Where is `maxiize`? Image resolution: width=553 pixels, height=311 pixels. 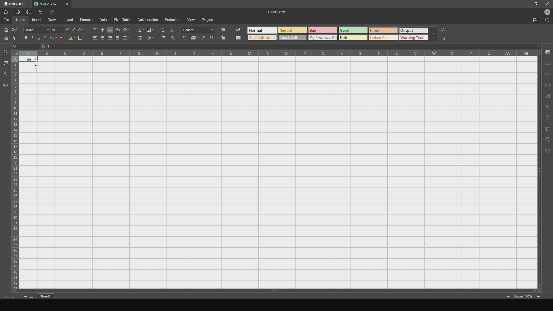 maxiize is located at coordinates (534, 5).